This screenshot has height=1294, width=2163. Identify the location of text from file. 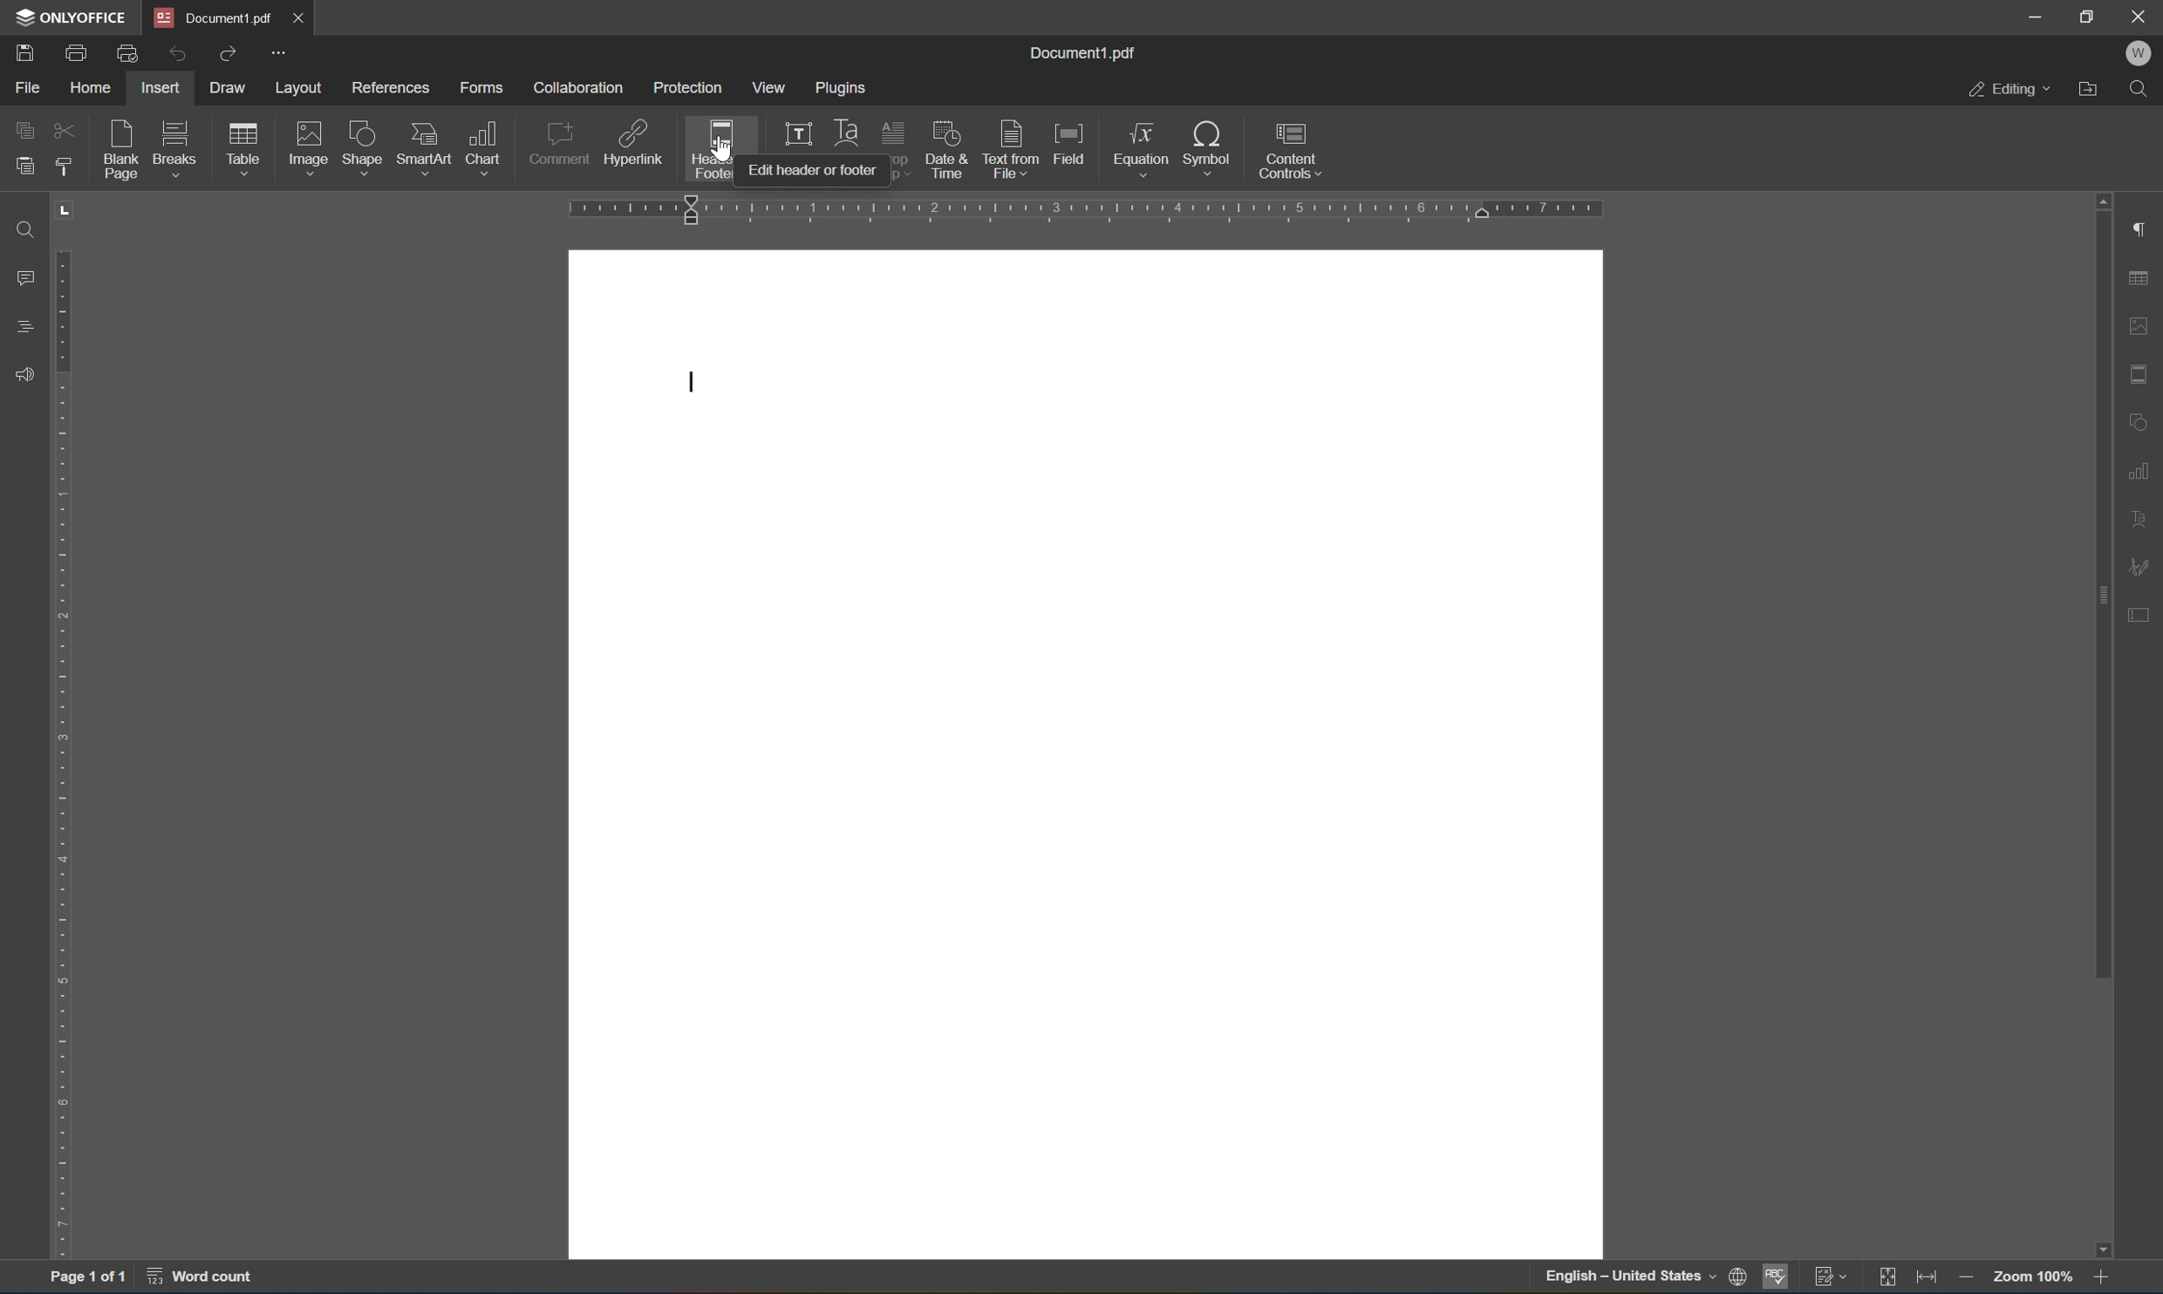
(1012, 148).